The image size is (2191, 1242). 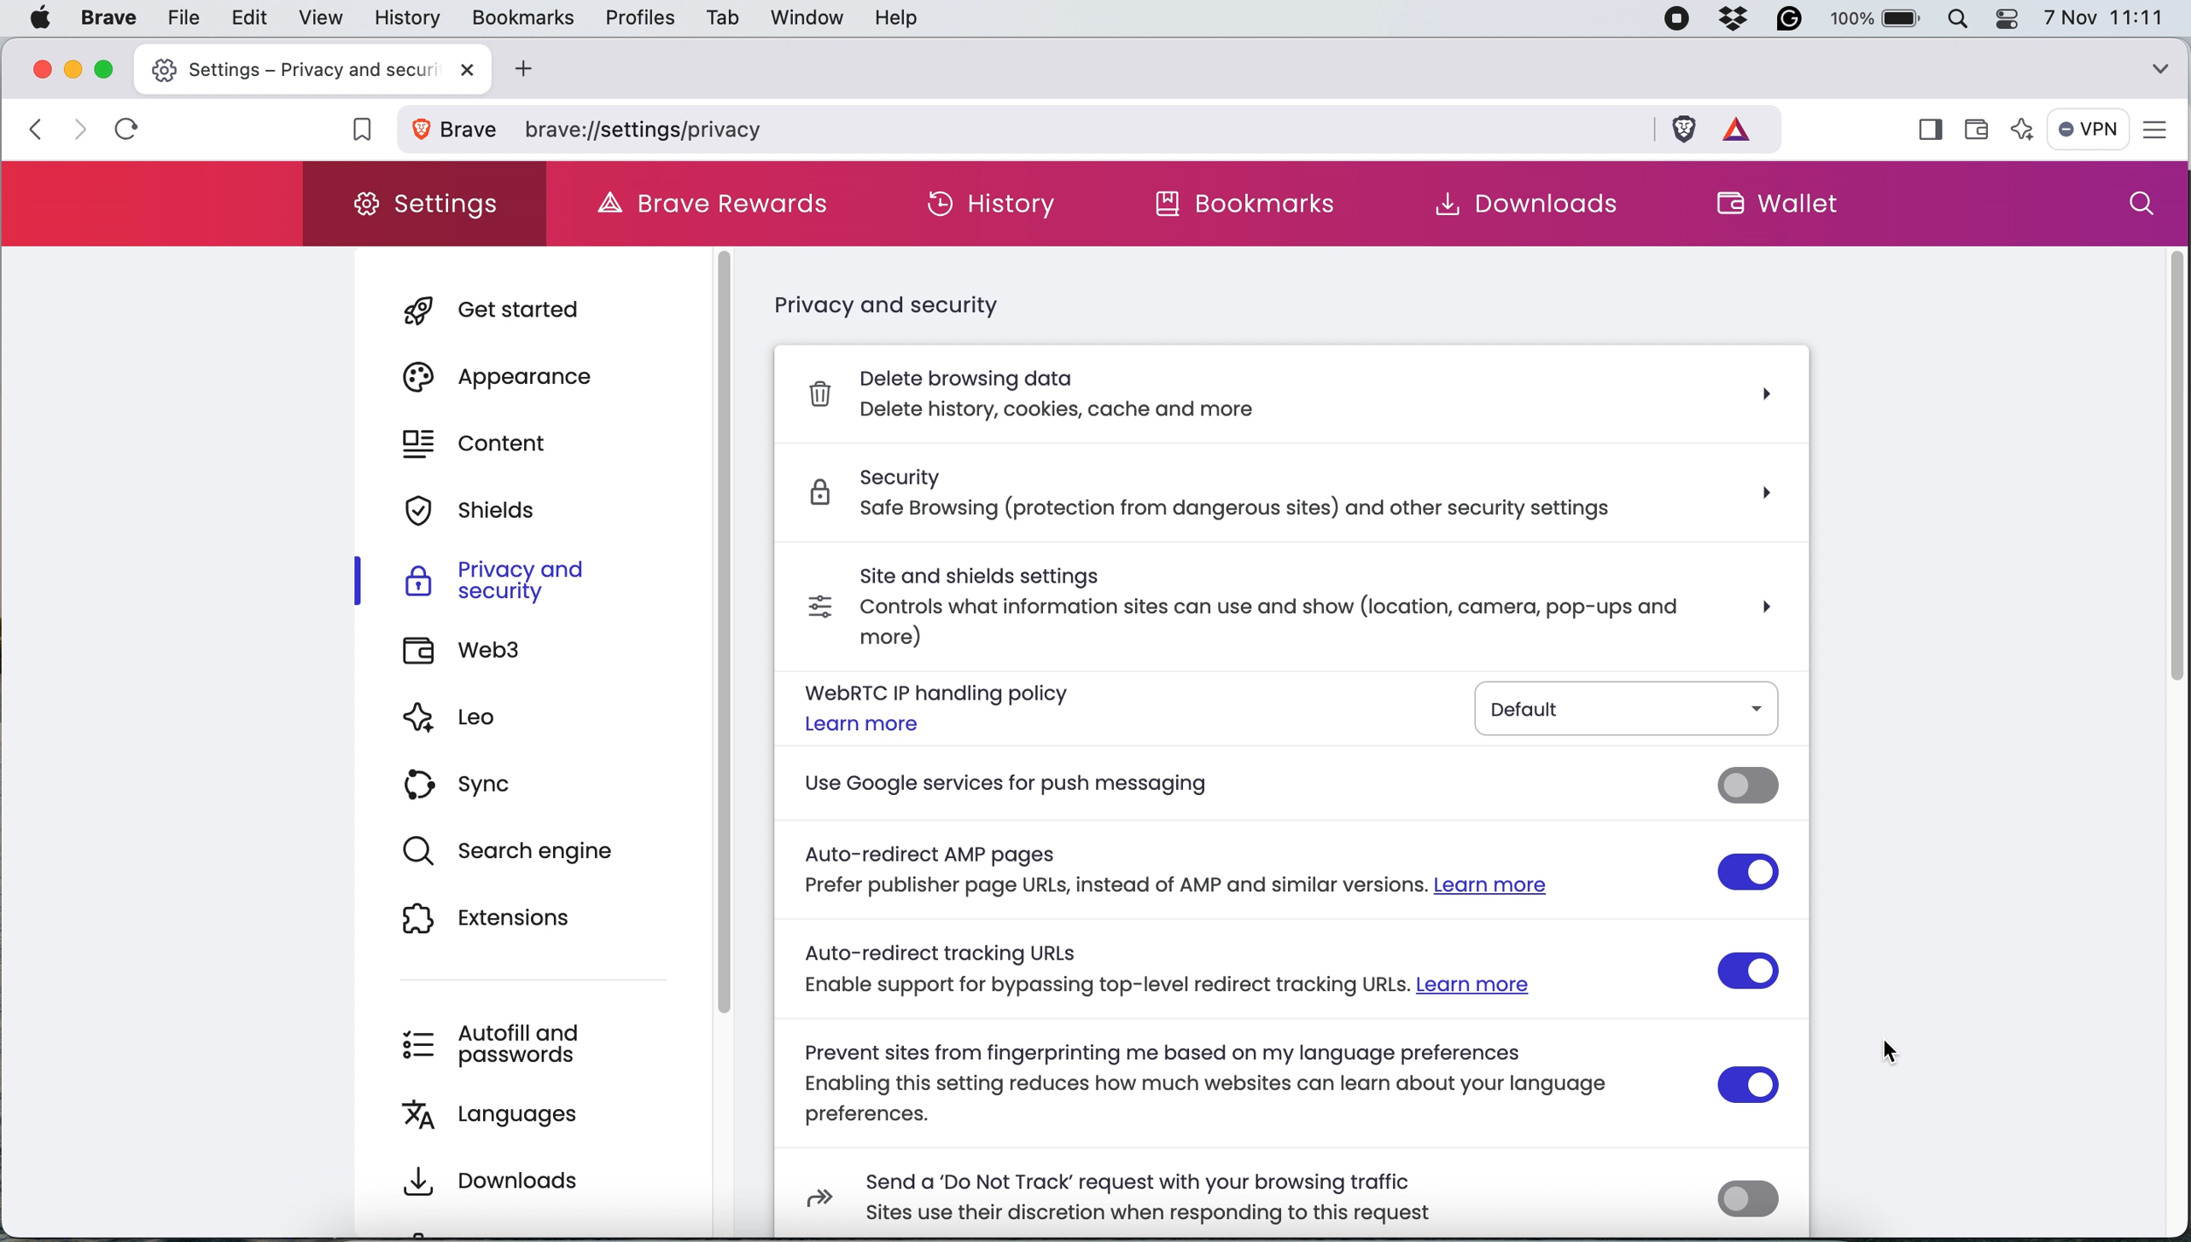 I want to click on brave shields, so click(x=1684, y=127).